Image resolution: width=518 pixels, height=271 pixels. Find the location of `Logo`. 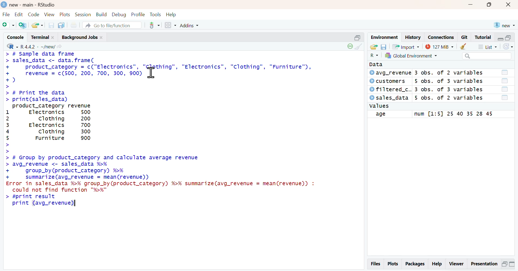

Logo is located at coordinates (4, 4).